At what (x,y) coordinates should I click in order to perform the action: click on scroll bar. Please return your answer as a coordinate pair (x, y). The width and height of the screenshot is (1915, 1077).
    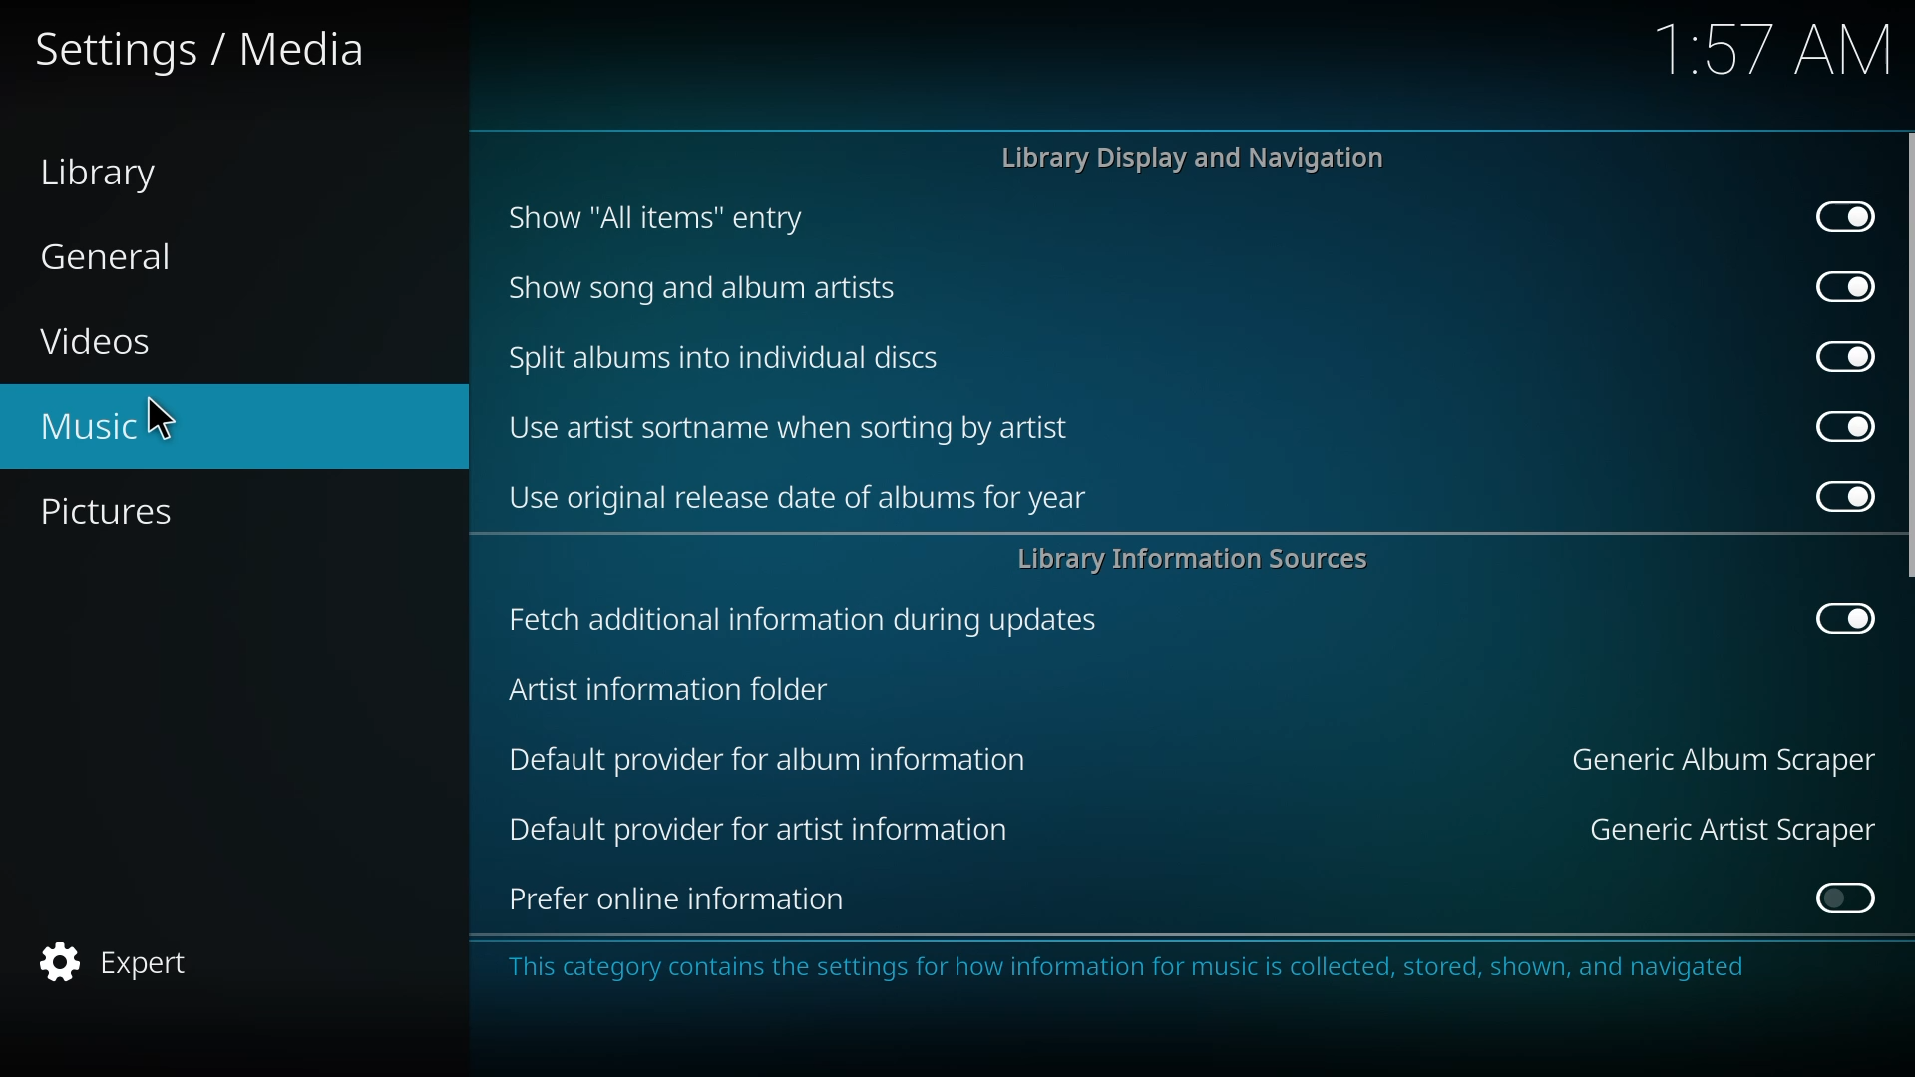
    Looking at the image, I should click on (1912, 362).